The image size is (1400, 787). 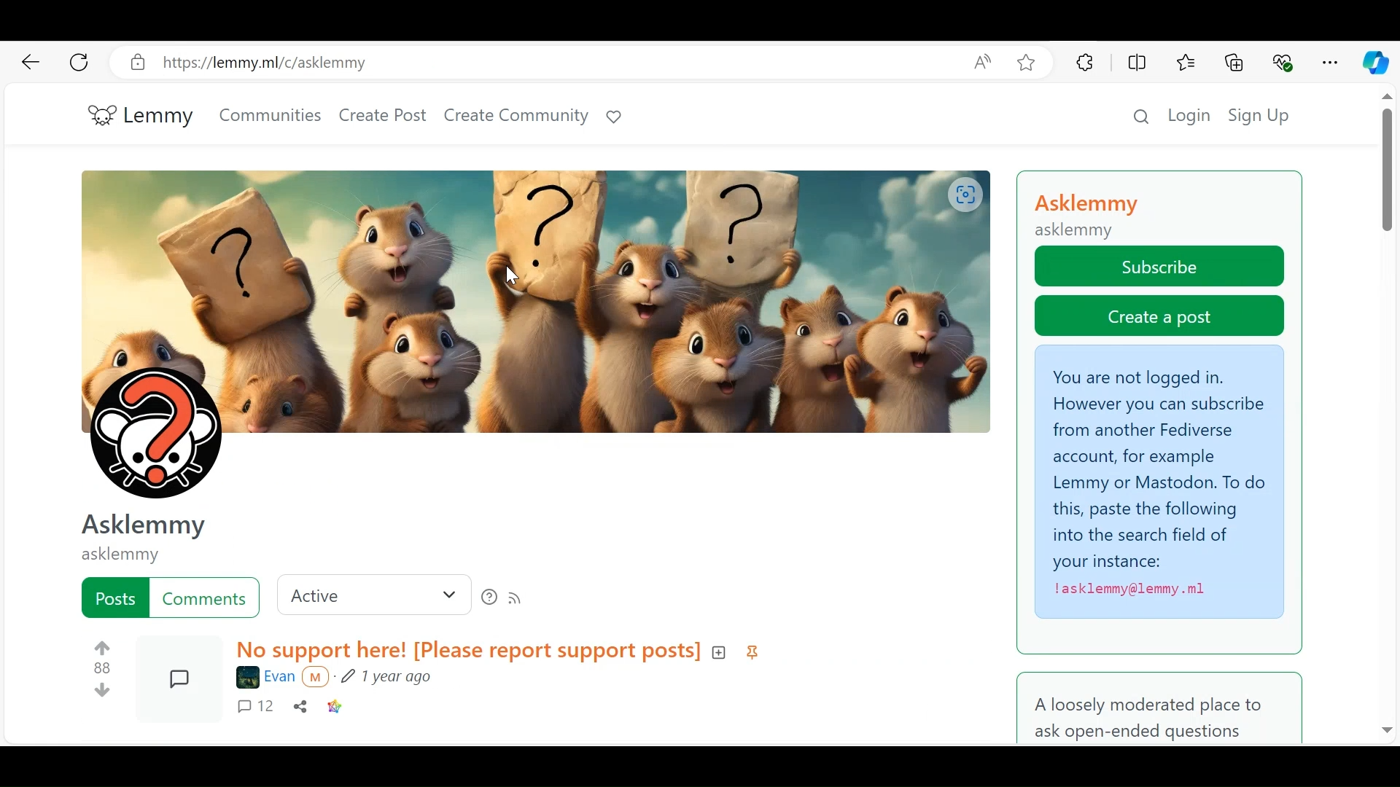 What do you see at coordinates (1283, 63) in the screenshot?
I see `Browser essentials` at bounding box center [1283, 63].